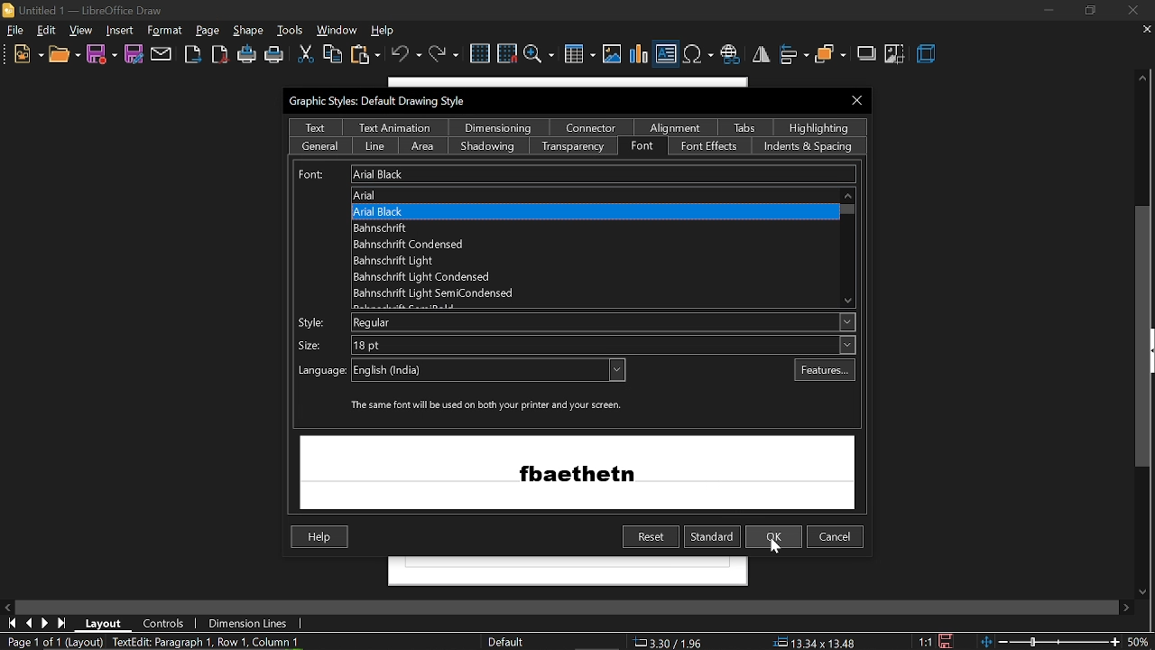 This screenshot has height=650, width=1155. I want to click on vertical scrollbar, so click(1143, 339).